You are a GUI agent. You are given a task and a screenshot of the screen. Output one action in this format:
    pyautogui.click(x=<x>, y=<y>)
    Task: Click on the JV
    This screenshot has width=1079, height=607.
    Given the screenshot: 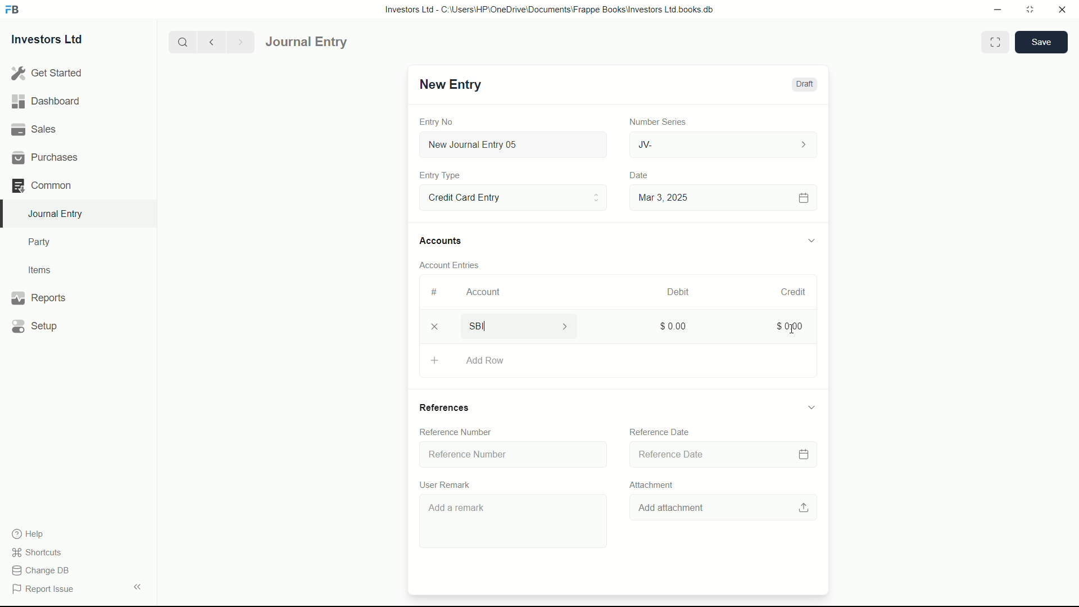 What is the action you would take?
    pyautogui.click(x=725, y=143)
    